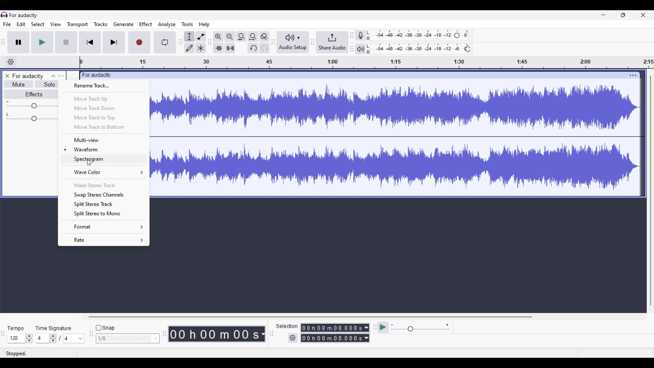  What do you see at coordinates (101, 24) in the screenshot?
I see `Tracks menu` at bounding box center [101, 24].